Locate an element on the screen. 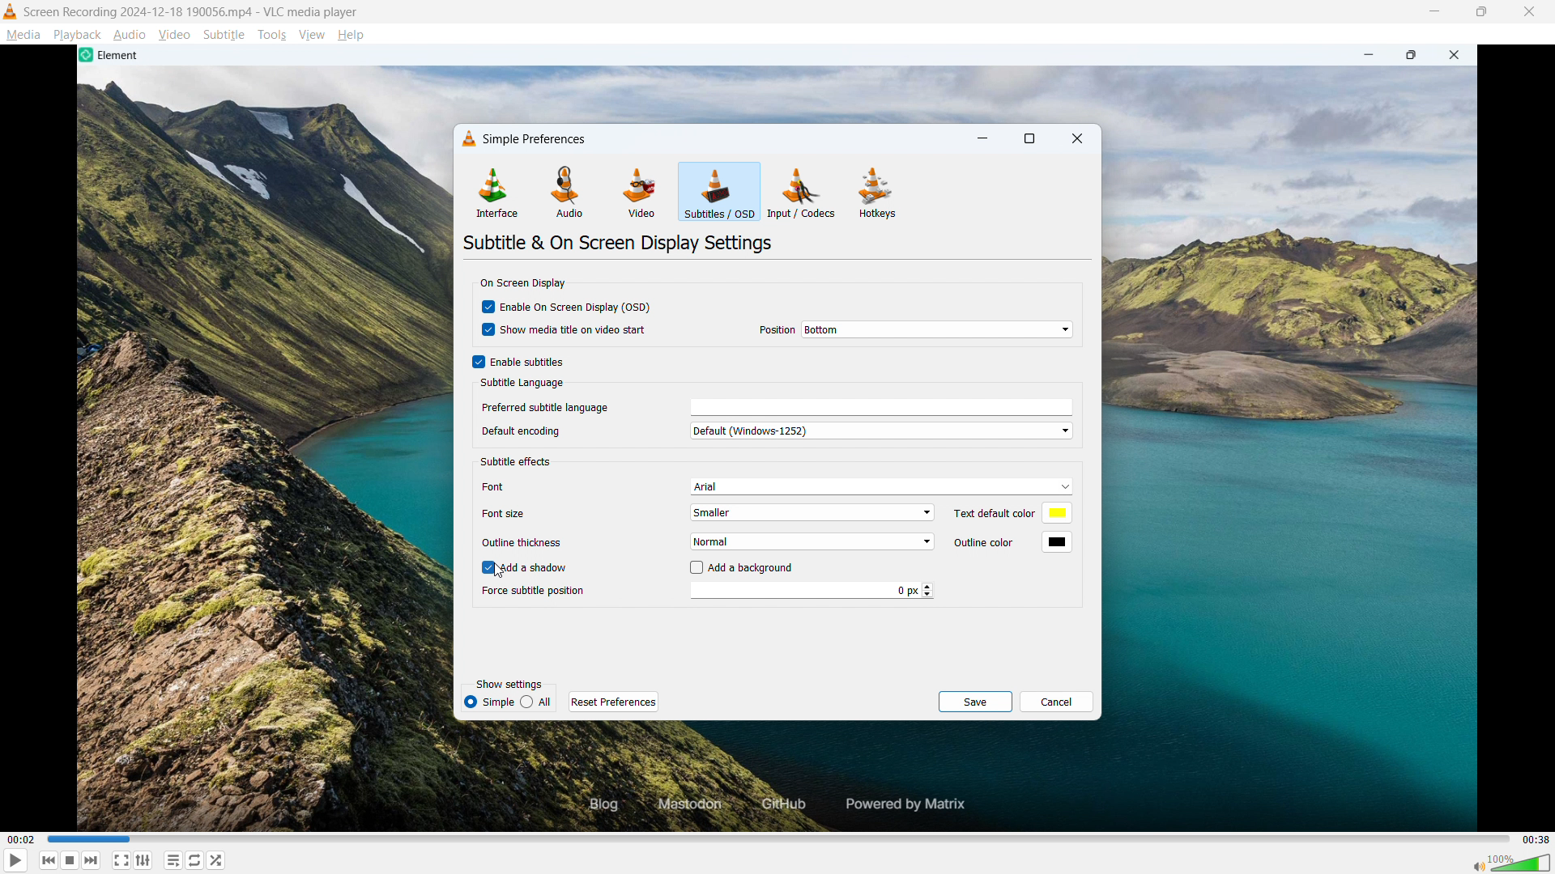  Maximise dialogue box  is located at coordinates (1029, 138).